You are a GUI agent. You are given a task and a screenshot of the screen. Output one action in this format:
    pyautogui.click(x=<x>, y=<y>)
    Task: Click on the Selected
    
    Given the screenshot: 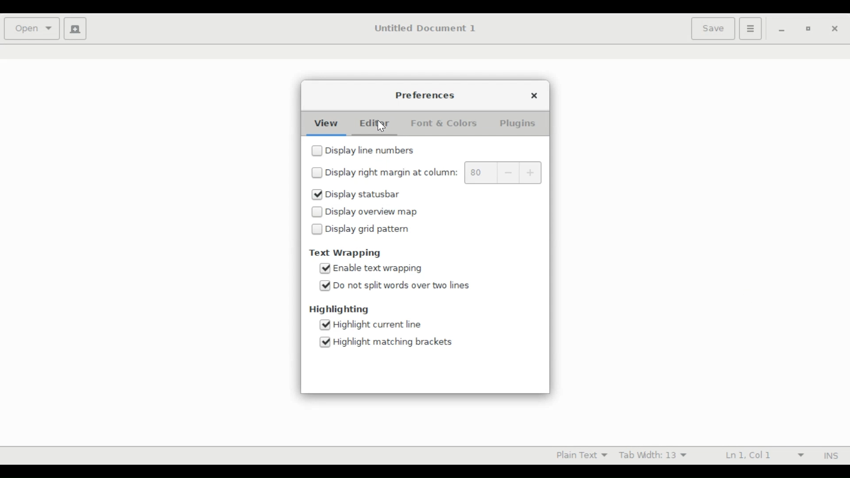 What is the action you would take?
    pyautogui.click(x=326, y=268)
    